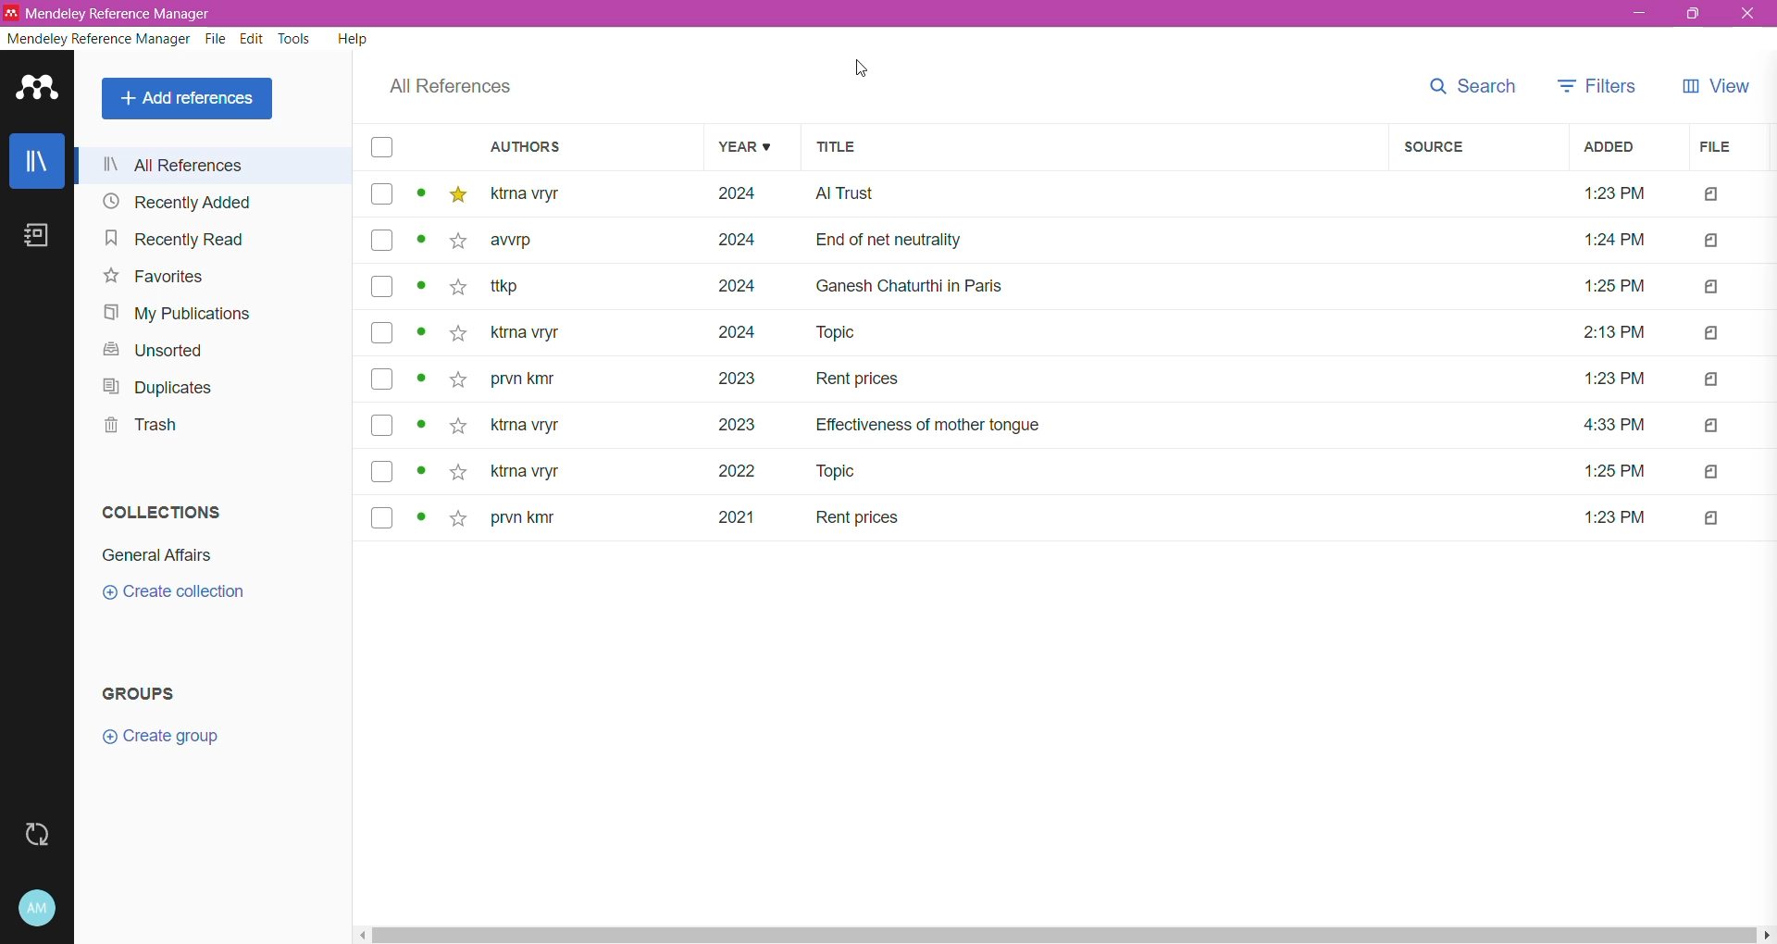  Describe the element at coordinates (214, 164) in the screenshot. I see `All References` at that location.